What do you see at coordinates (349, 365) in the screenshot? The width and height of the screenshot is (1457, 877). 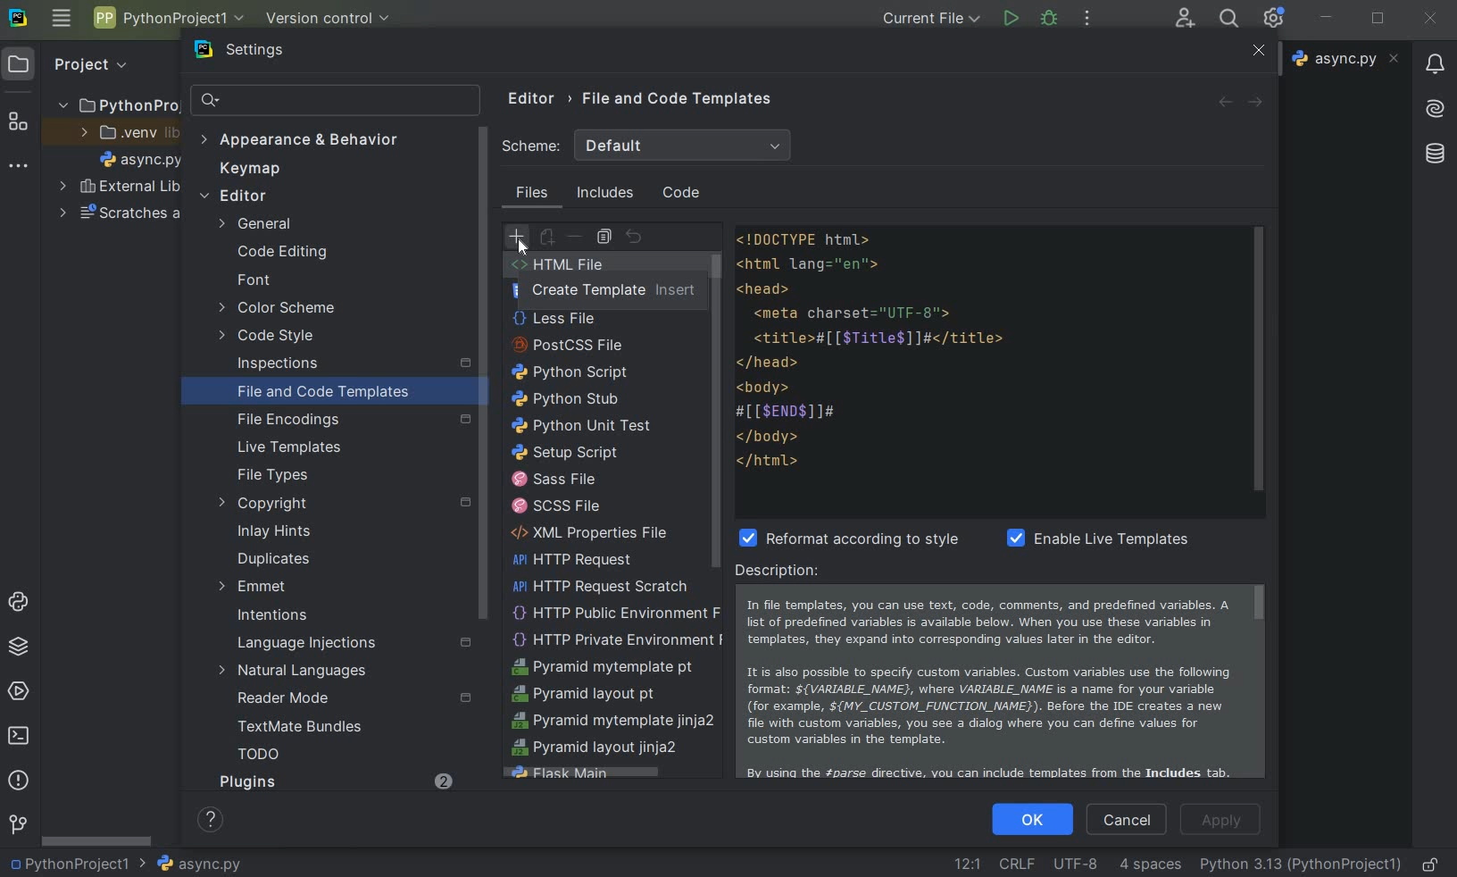 I see `inspections` at bounding box center [349, 365].